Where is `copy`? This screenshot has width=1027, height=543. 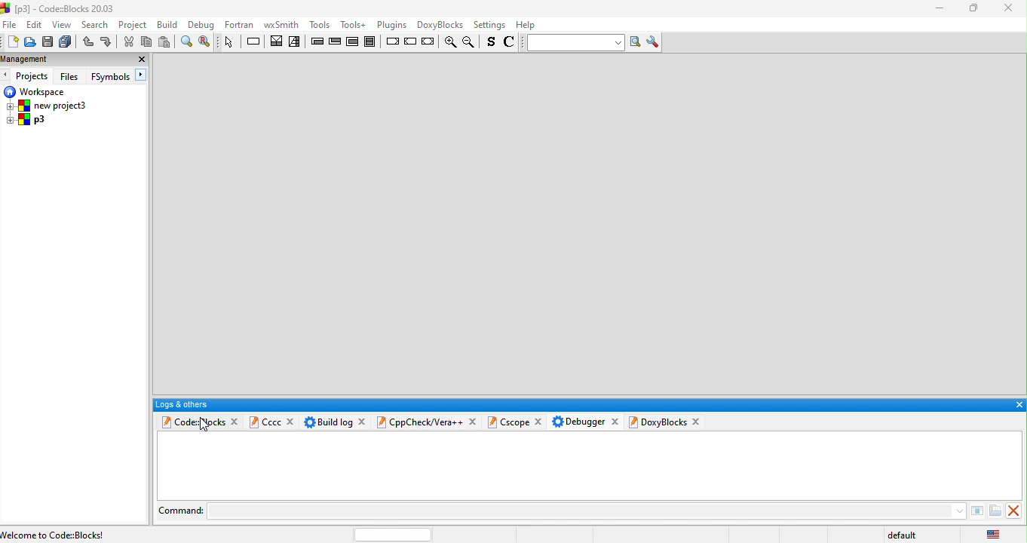
copy is located at coordinates (146, 42).